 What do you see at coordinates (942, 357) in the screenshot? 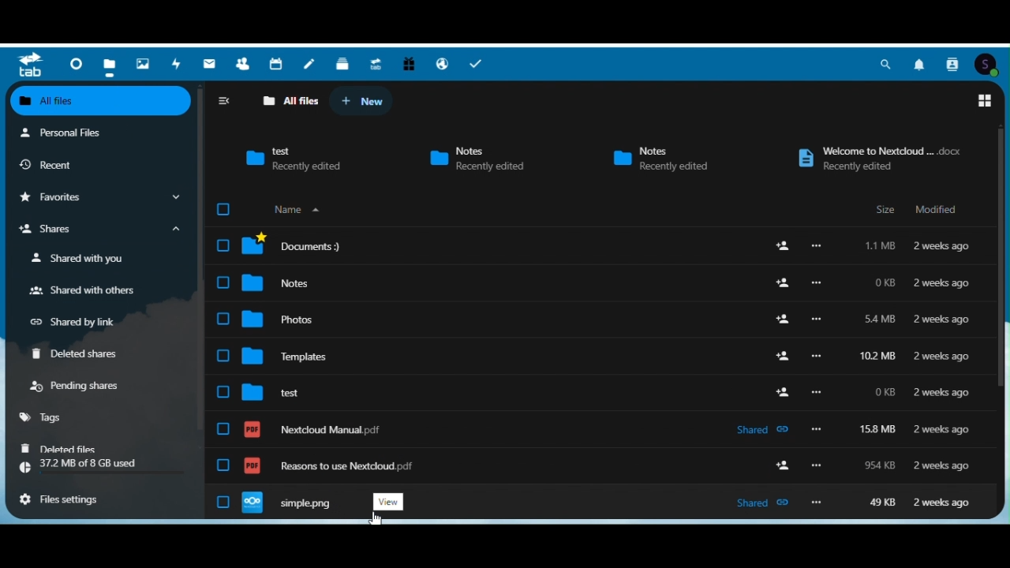
I see `modified` at bounding box center [942, 357].